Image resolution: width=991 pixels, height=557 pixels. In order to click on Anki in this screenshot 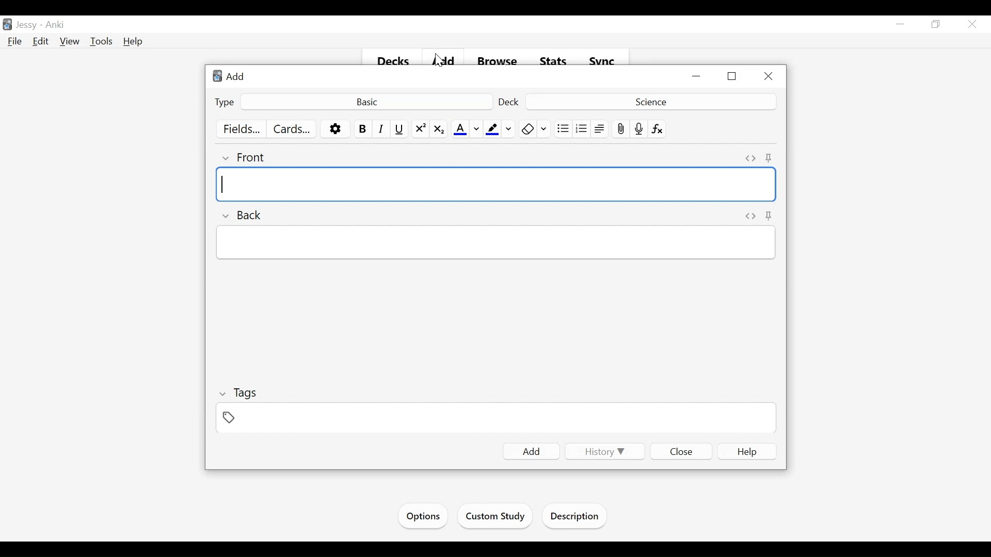, I will do `click(55, 25)`.